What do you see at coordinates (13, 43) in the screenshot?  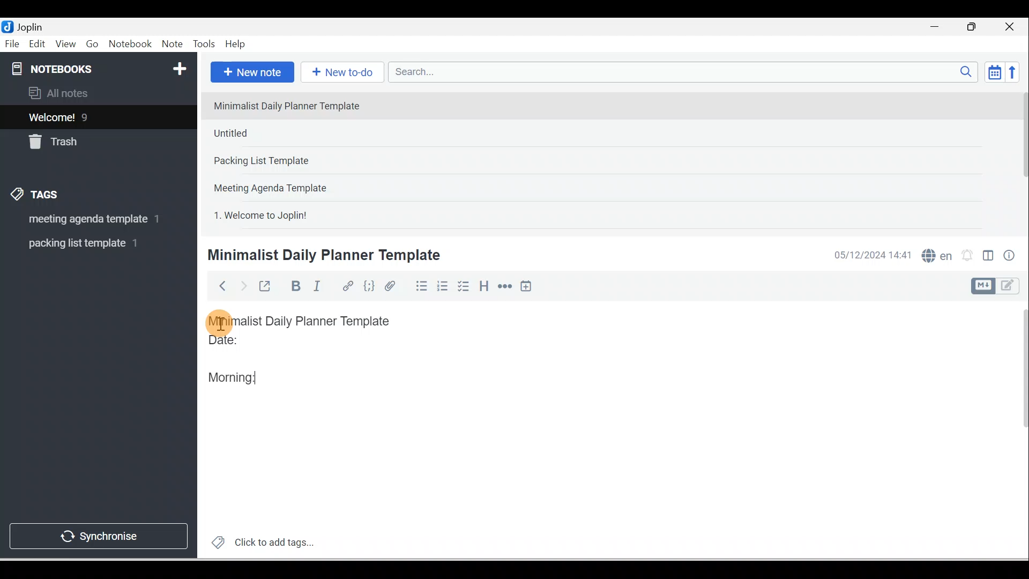 I see `File` at bounding box center [13, 43].